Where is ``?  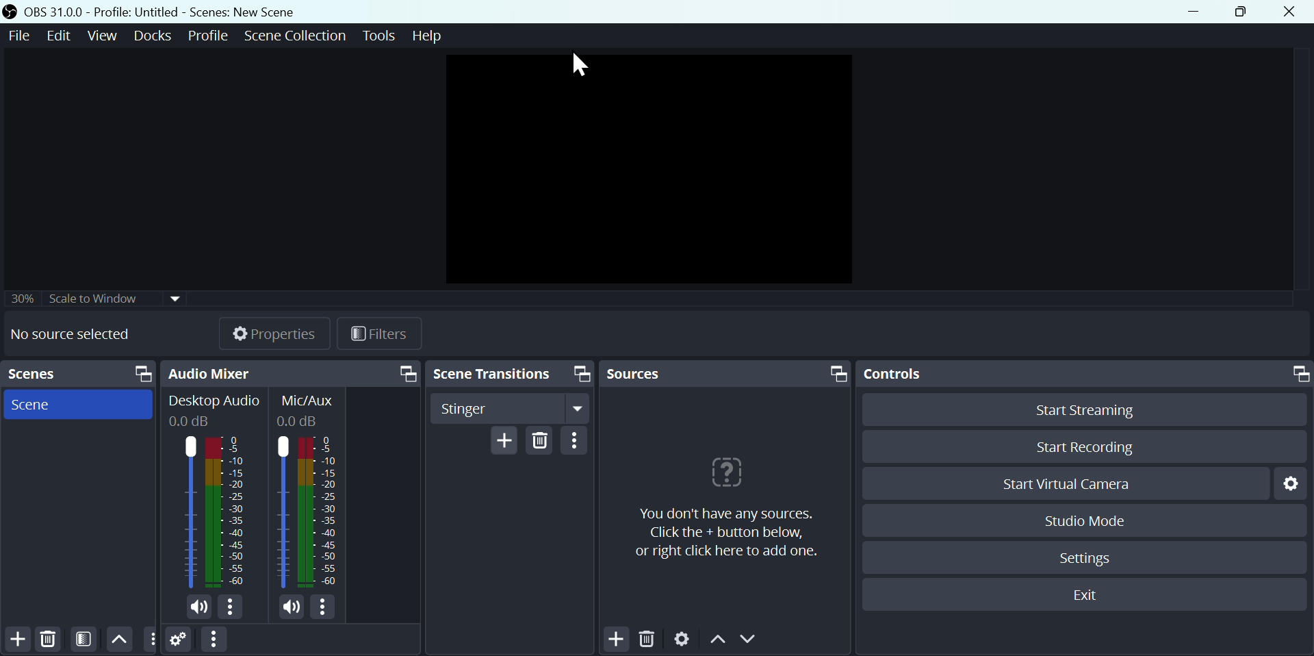
 is located at coordinates (294, 34).